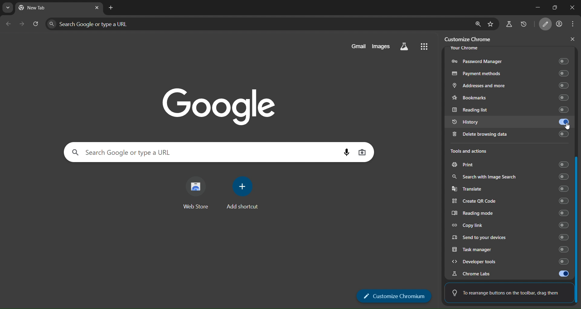 Image resolution: width=581 pixels, height=309 pixels. Describe the element at coordinates (507, 261) in the screenshot. I see `developer tools` at that location.